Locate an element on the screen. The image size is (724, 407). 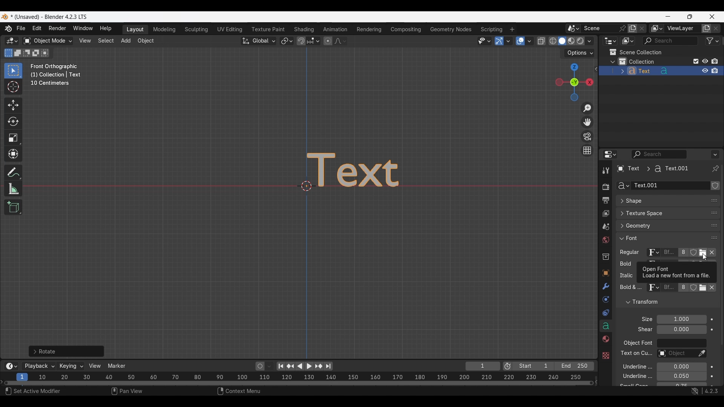
Current frame is located at coordinates (483, 367).